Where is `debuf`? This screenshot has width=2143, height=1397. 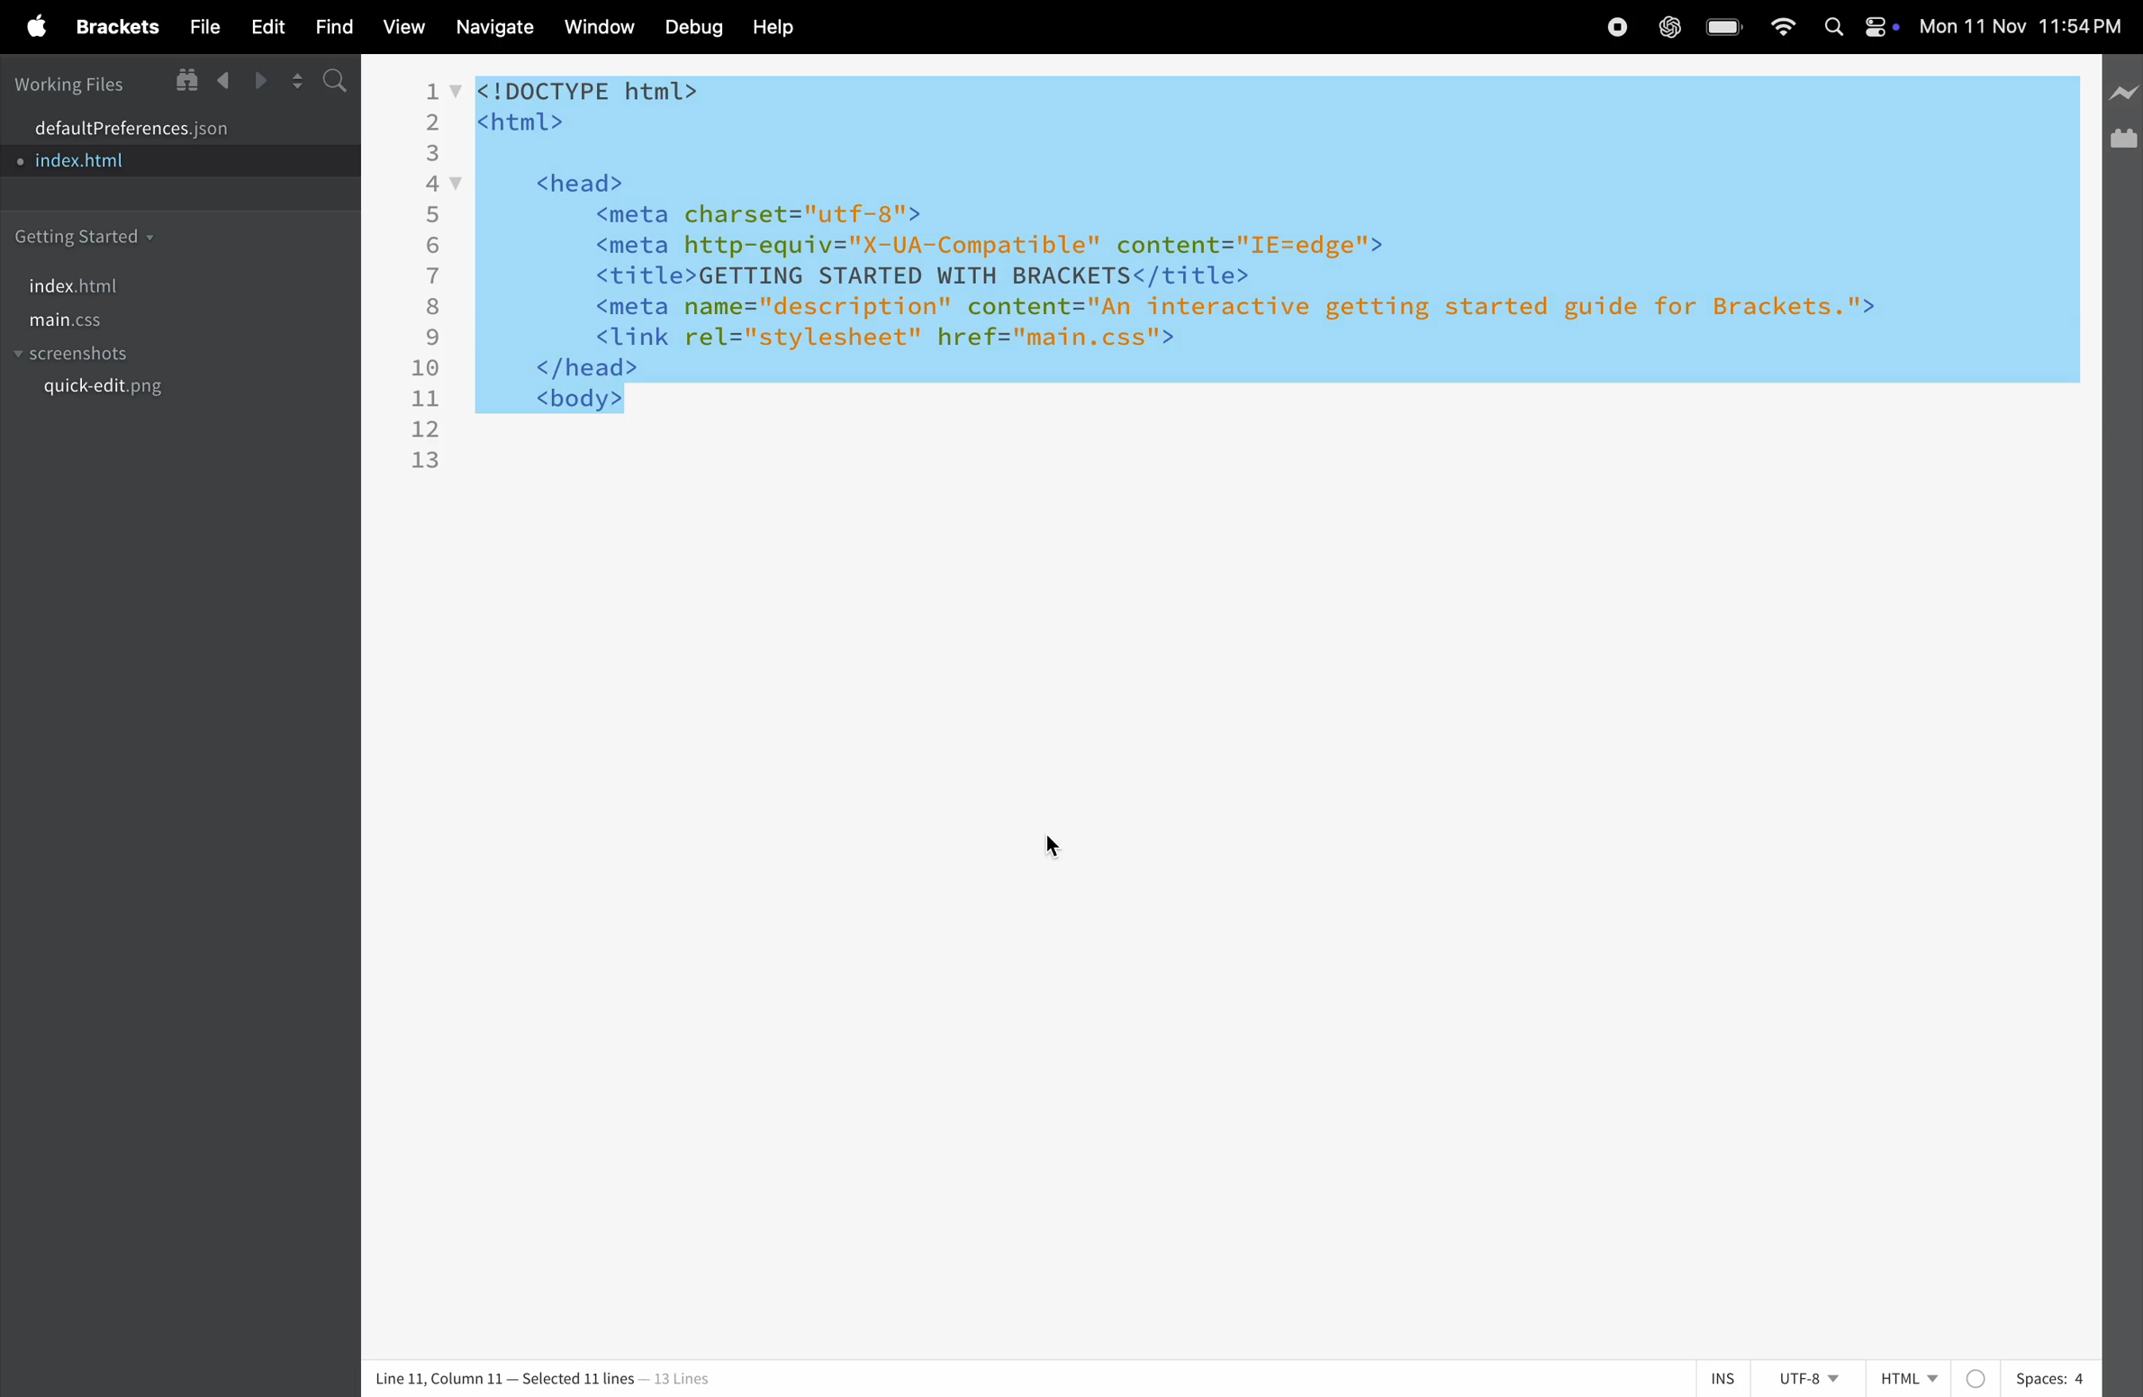 debuf is located at coordinates (694, 28).